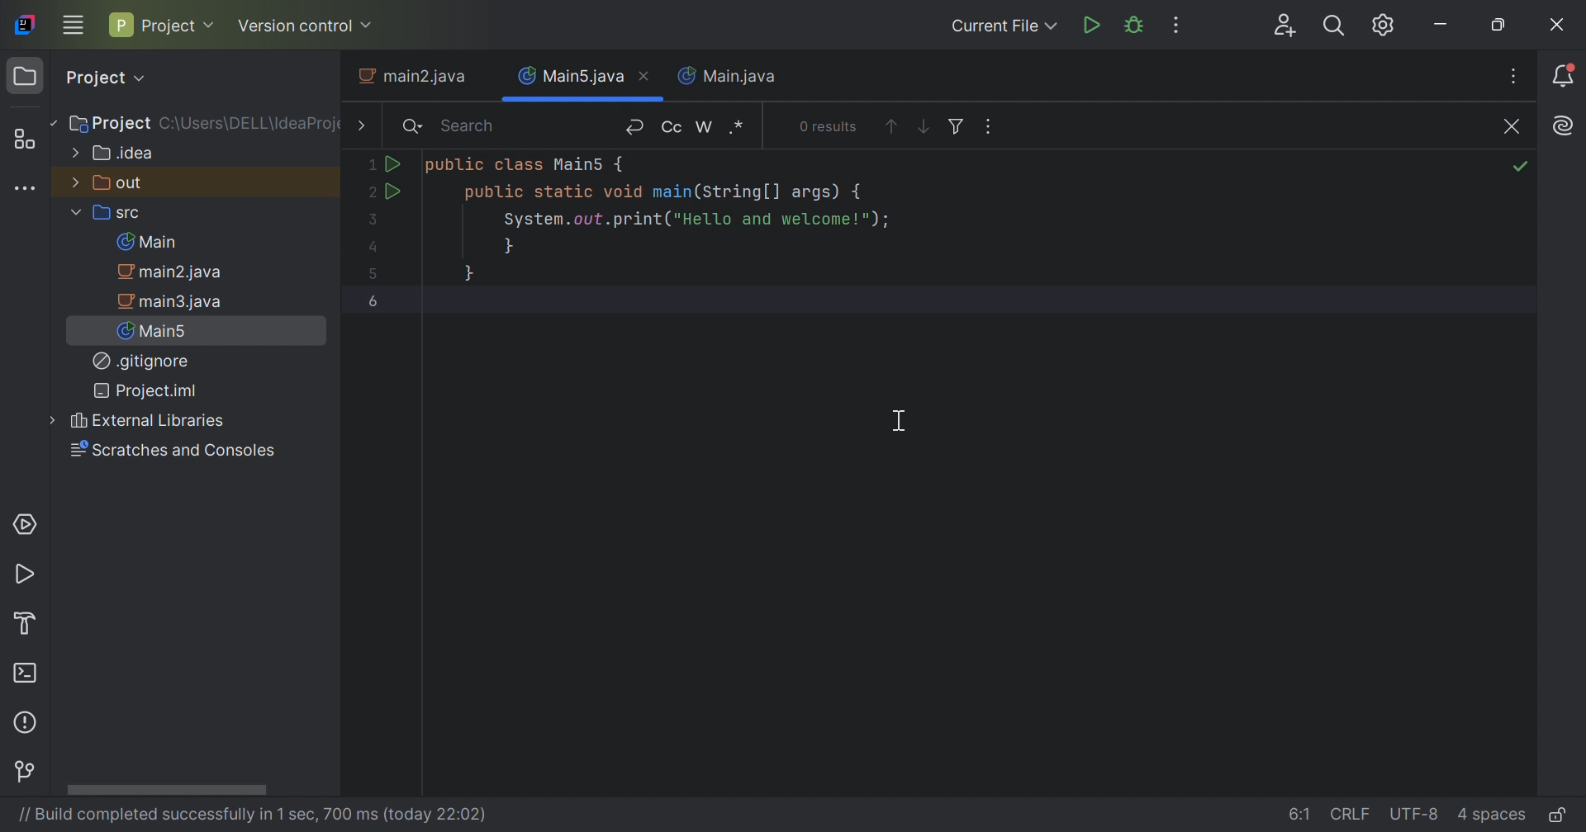 This screenshot has width=1586, height=832. What do you see at coordinates (375, 302) in the screenshot?
I see `6` at bounding box center [375, 302].